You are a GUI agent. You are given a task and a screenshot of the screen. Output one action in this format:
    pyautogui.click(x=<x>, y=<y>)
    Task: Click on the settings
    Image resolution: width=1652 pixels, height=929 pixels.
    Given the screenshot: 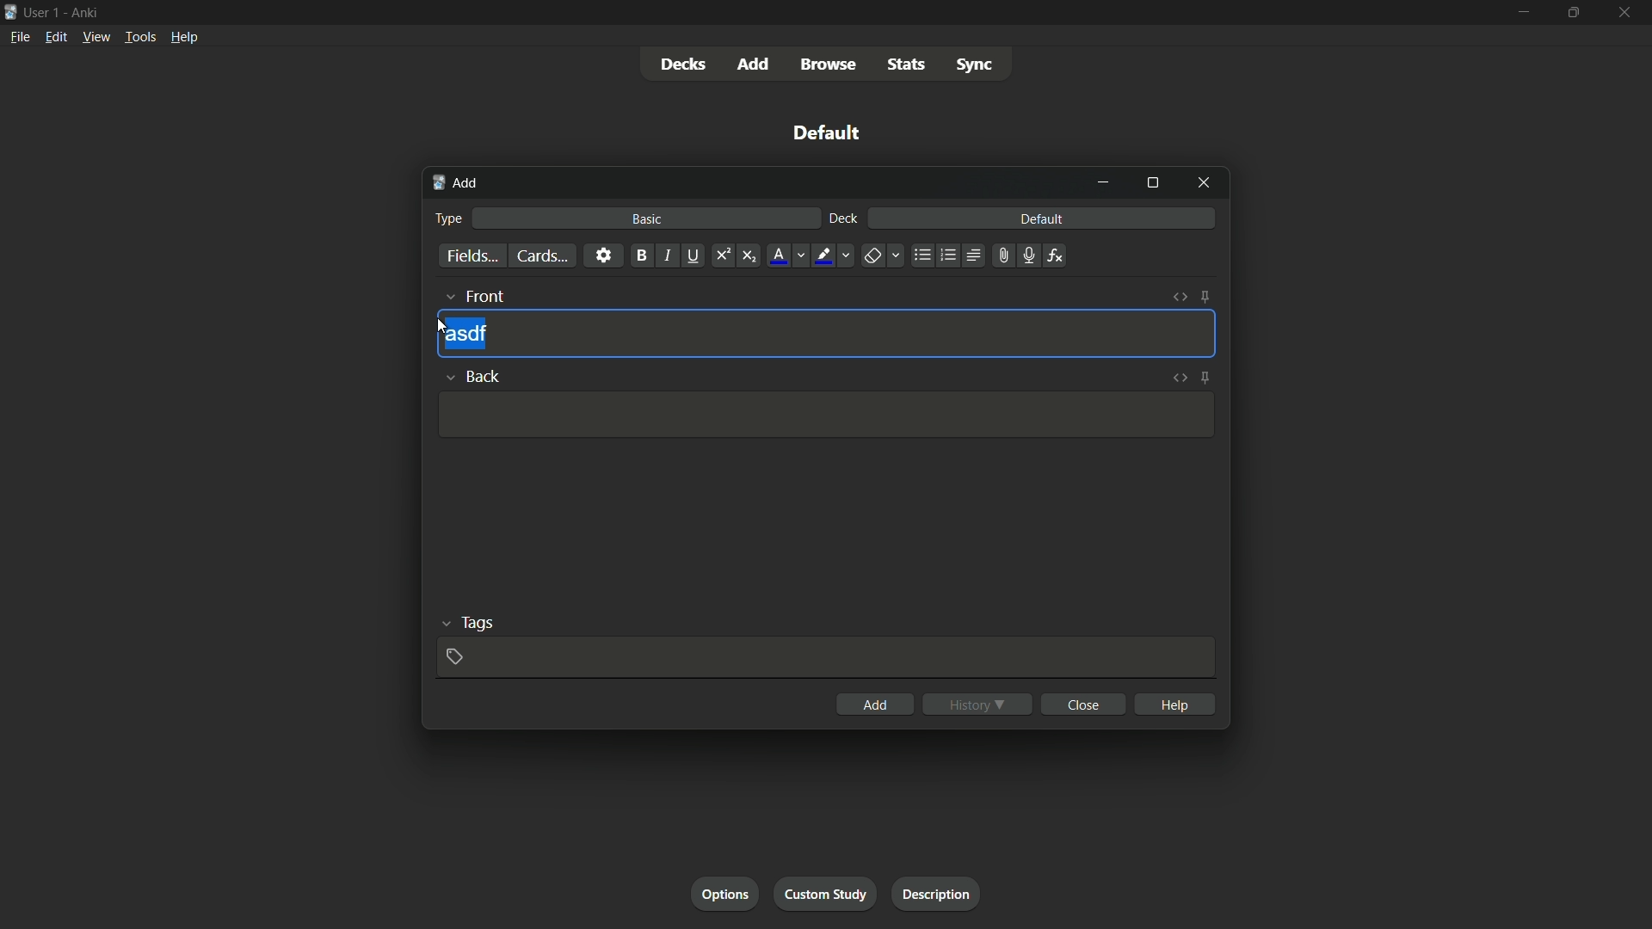 What is the action you would take?
    pyautogui.click(x=604, y=255)
    